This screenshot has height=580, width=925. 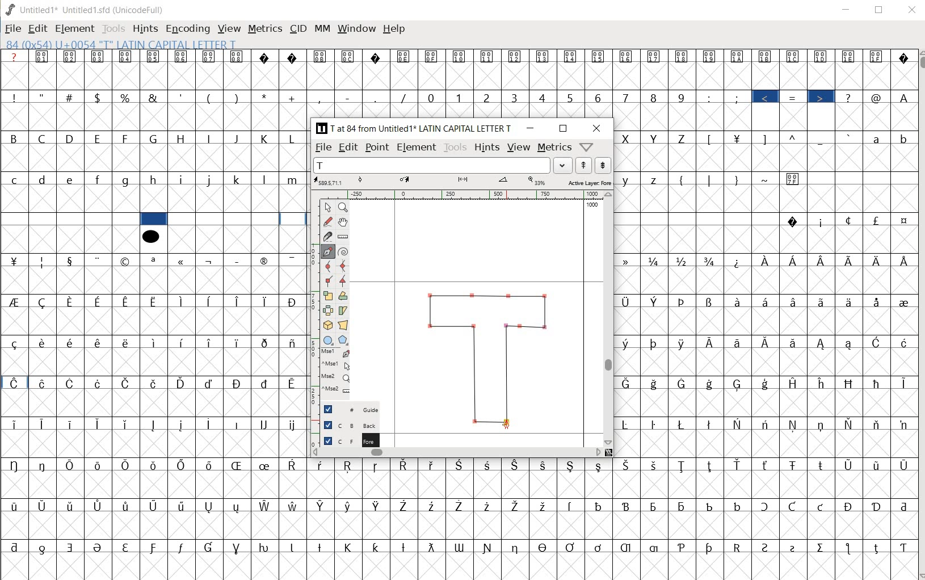 I want to click on maximize, so click(x=564, y=129).